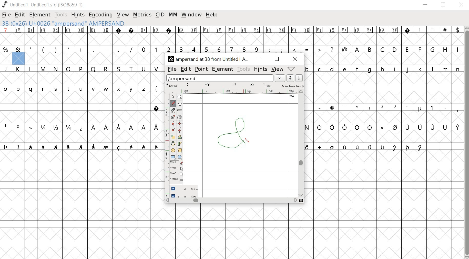 The height and width of the screenshot is (259, 469). I want to click on i, so click(395, 69).